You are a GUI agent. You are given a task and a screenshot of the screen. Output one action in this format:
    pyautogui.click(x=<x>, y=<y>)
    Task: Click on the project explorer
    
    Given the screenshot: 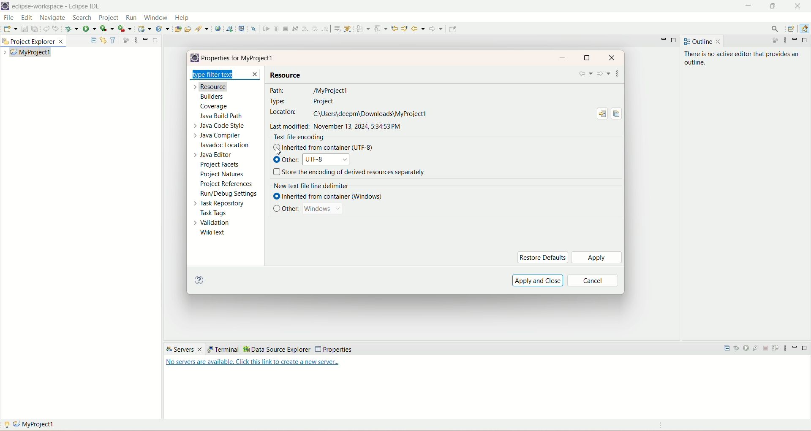 What is the action you would take?
    pyautogui.click(x=35, y=41)
    